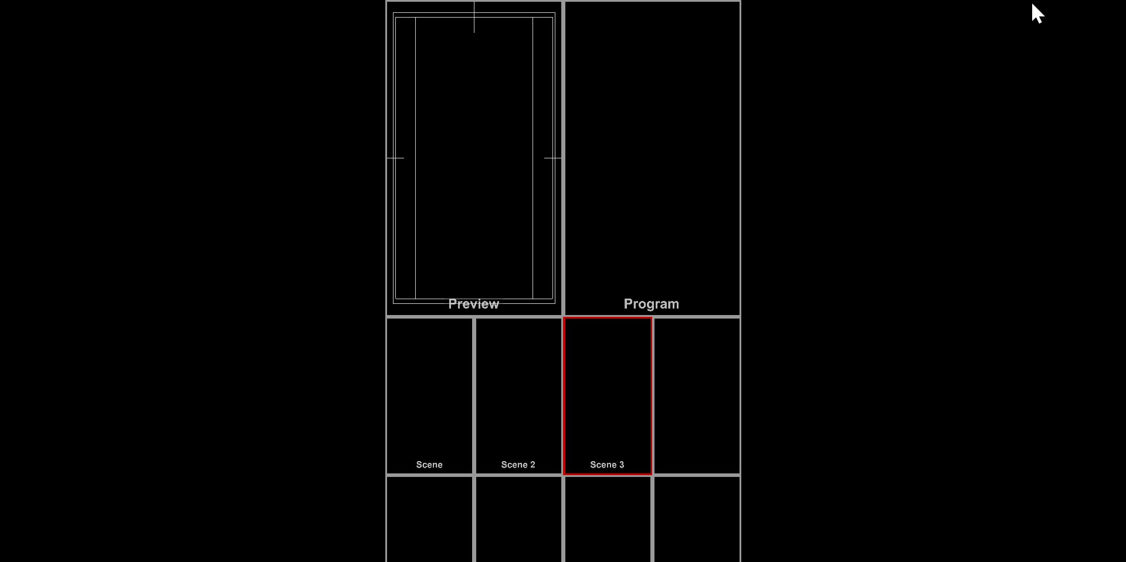 The width and height of the screenshot is (1126, 562). What do you see at coordinates (476, 158) in the screenshot?
I see `Preview` at bounding box center [476, 158].